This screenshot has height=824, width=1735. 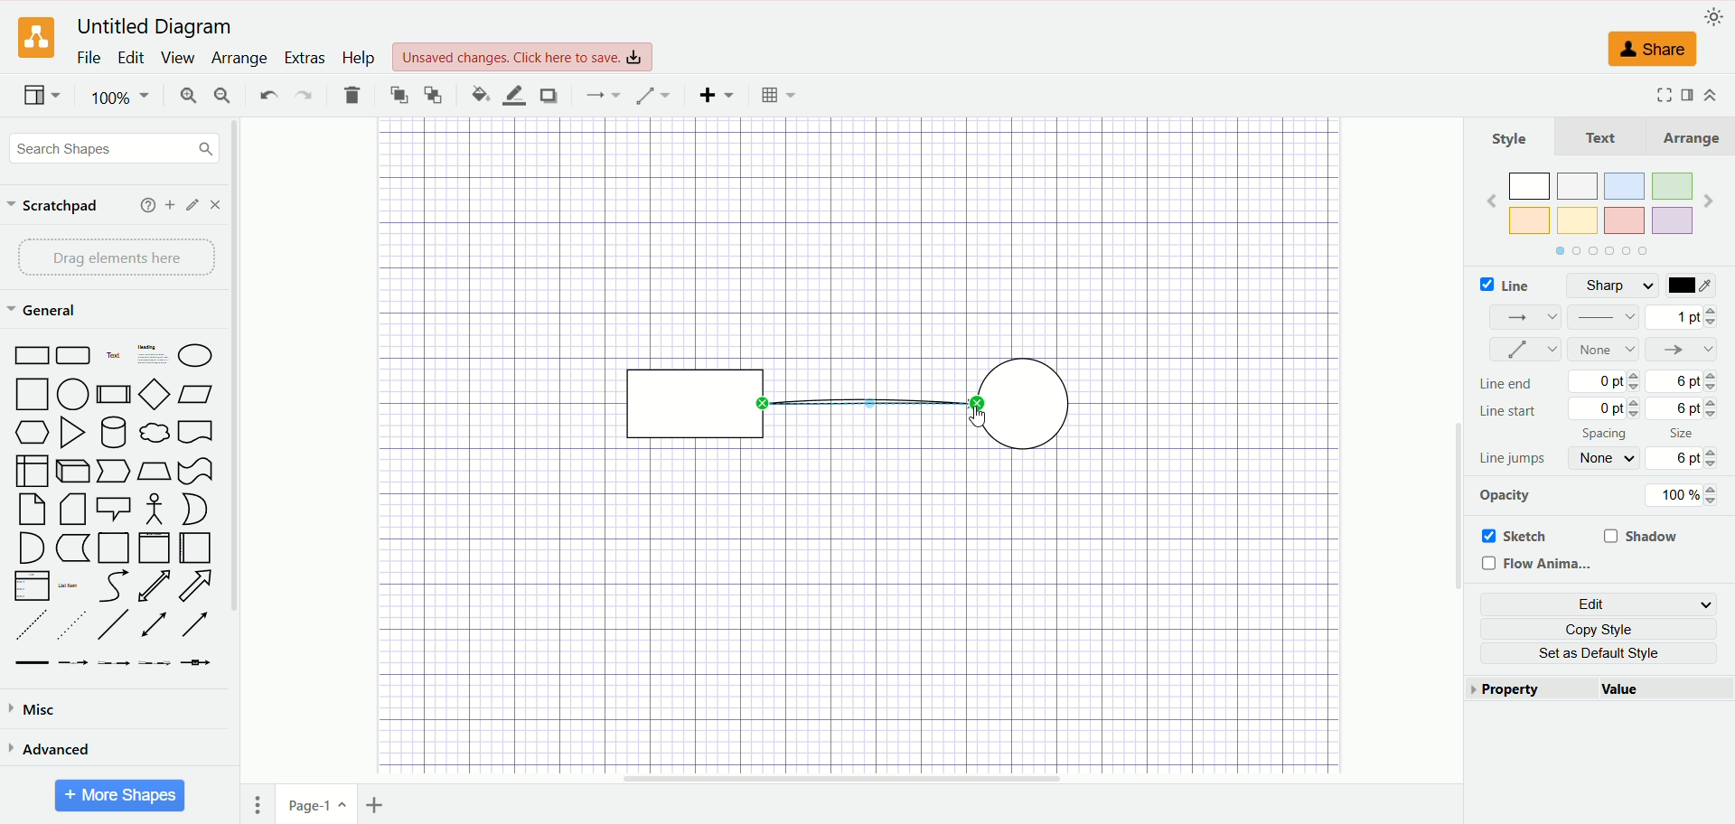 What do you see at coordinates (1652, 50) in the screenshot?
I see `share` at bounding box center [1652, 50].